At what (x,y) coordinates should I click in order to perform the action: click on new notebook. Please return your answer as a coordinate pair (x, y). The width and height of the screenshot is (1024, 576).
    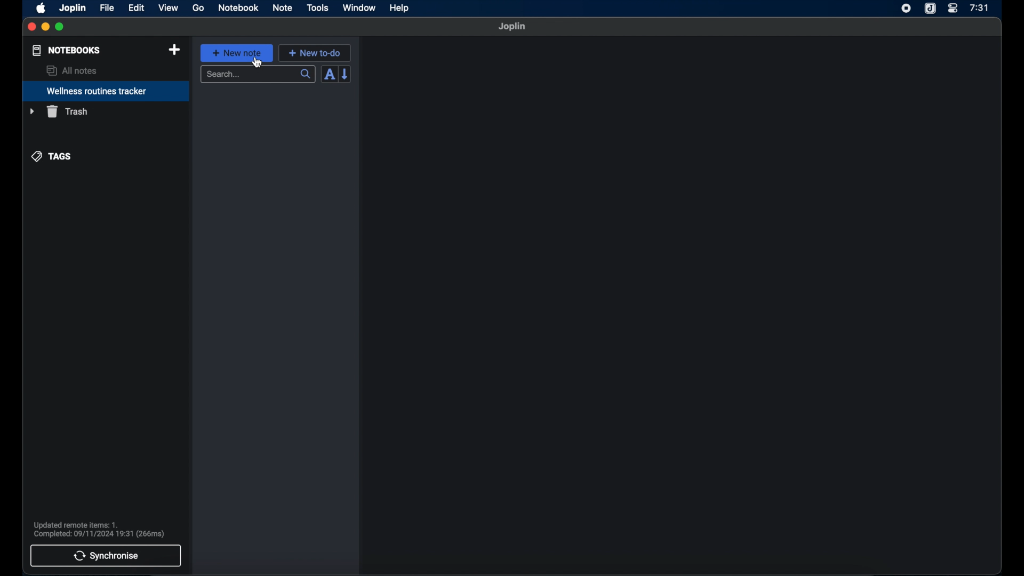
    Looking at the image, I should click on (175, 50).